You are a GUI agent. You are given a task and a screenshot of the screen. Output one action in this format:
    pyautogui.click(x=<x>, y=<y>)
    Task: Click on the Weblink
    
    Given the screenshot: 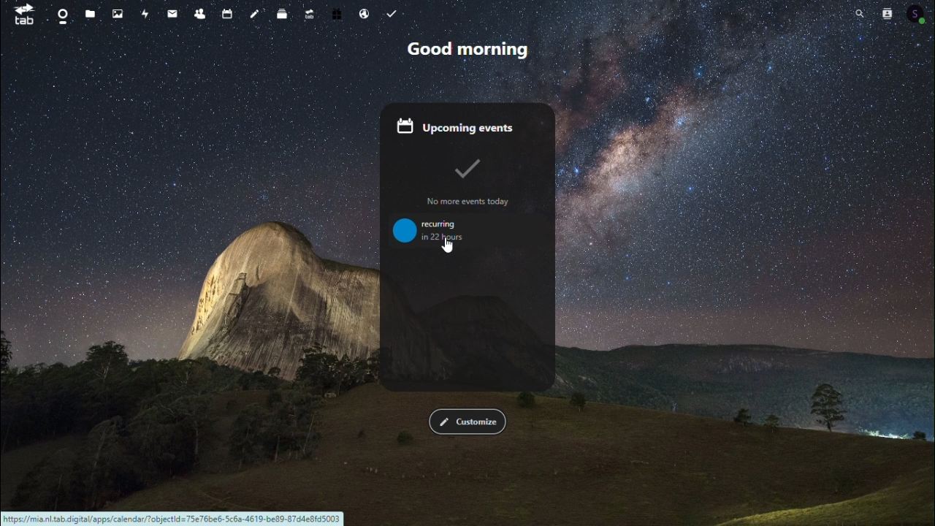 What is the action you would take?
    pyautogui.click(x=173, y=518)
    